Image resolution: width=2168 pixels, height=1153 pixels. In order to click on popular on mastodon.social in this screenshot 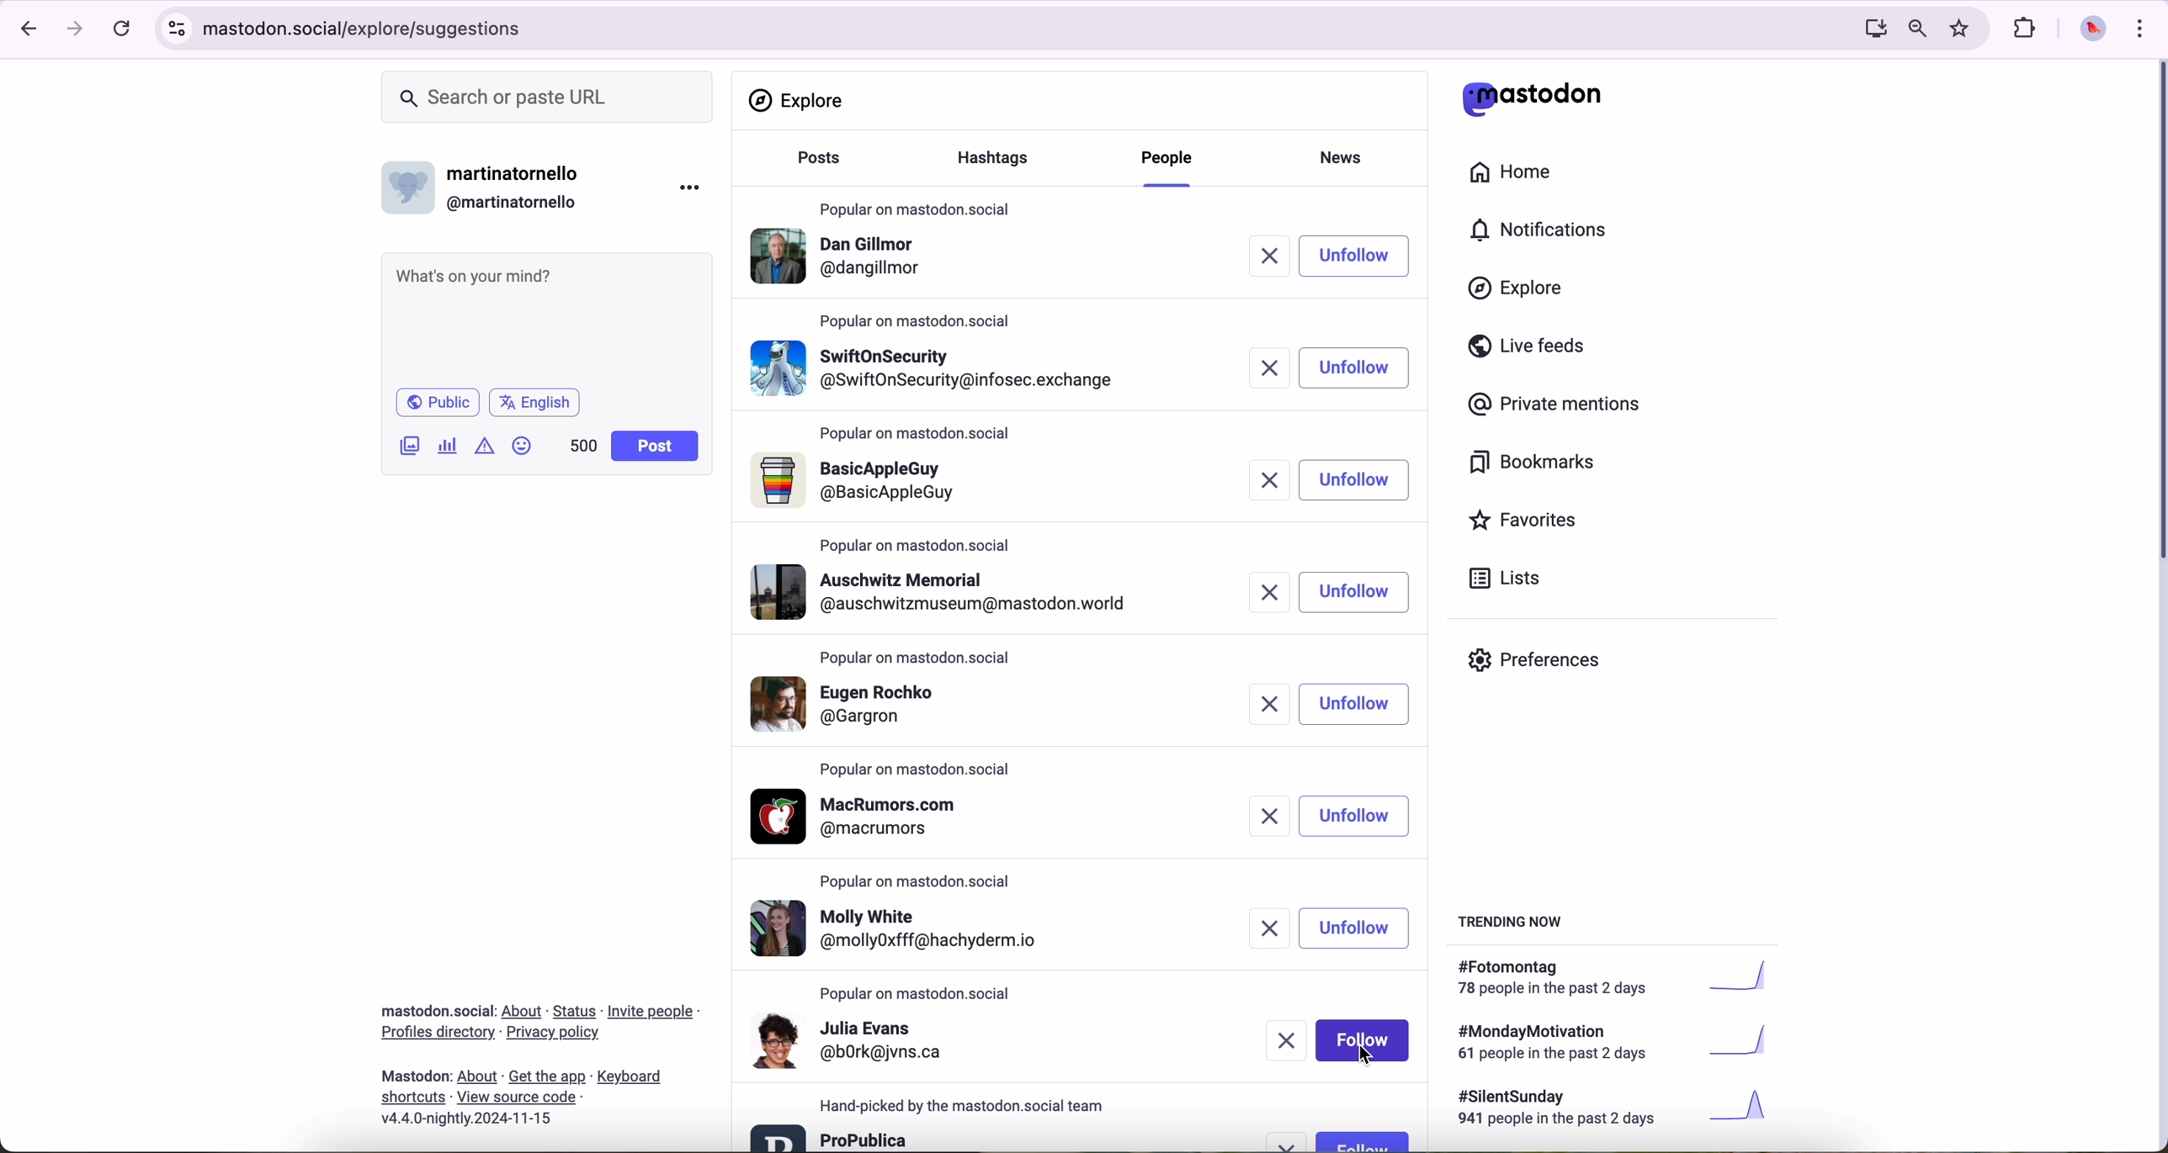, I will do `click(918, 994)`.